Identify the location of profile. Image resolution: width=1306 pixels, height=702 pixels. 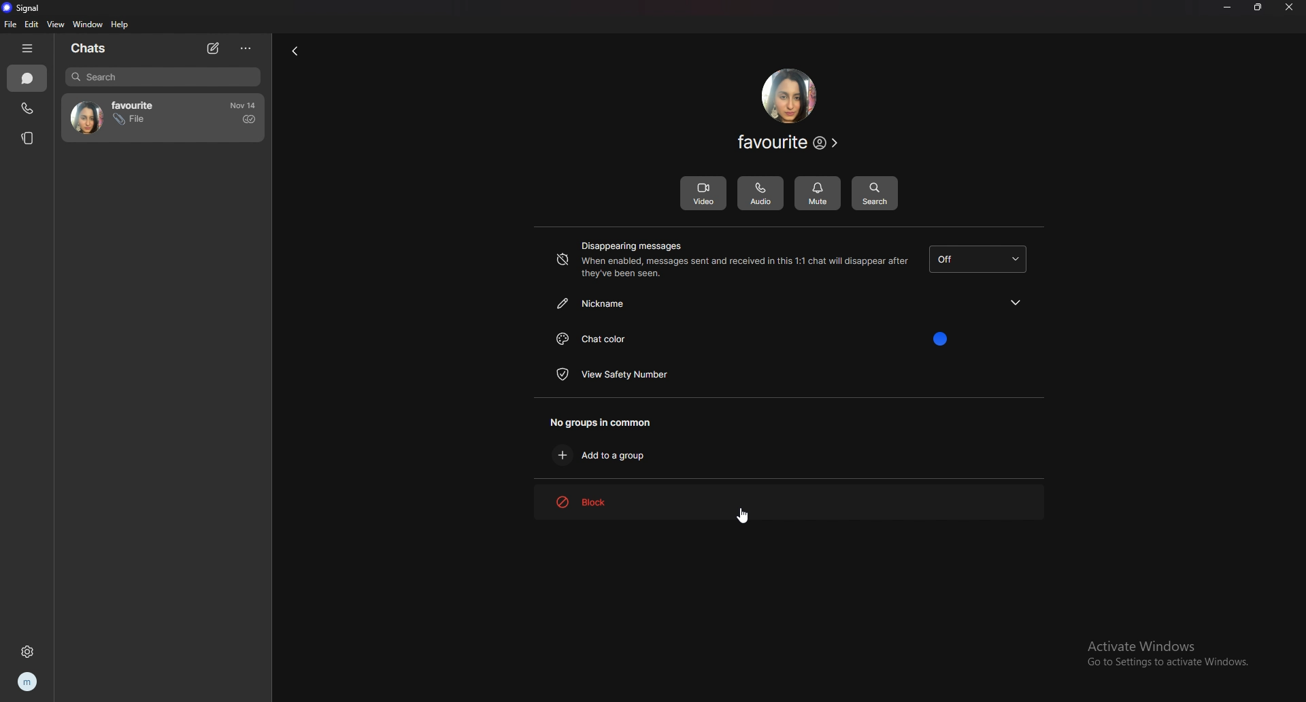
(33, 682).